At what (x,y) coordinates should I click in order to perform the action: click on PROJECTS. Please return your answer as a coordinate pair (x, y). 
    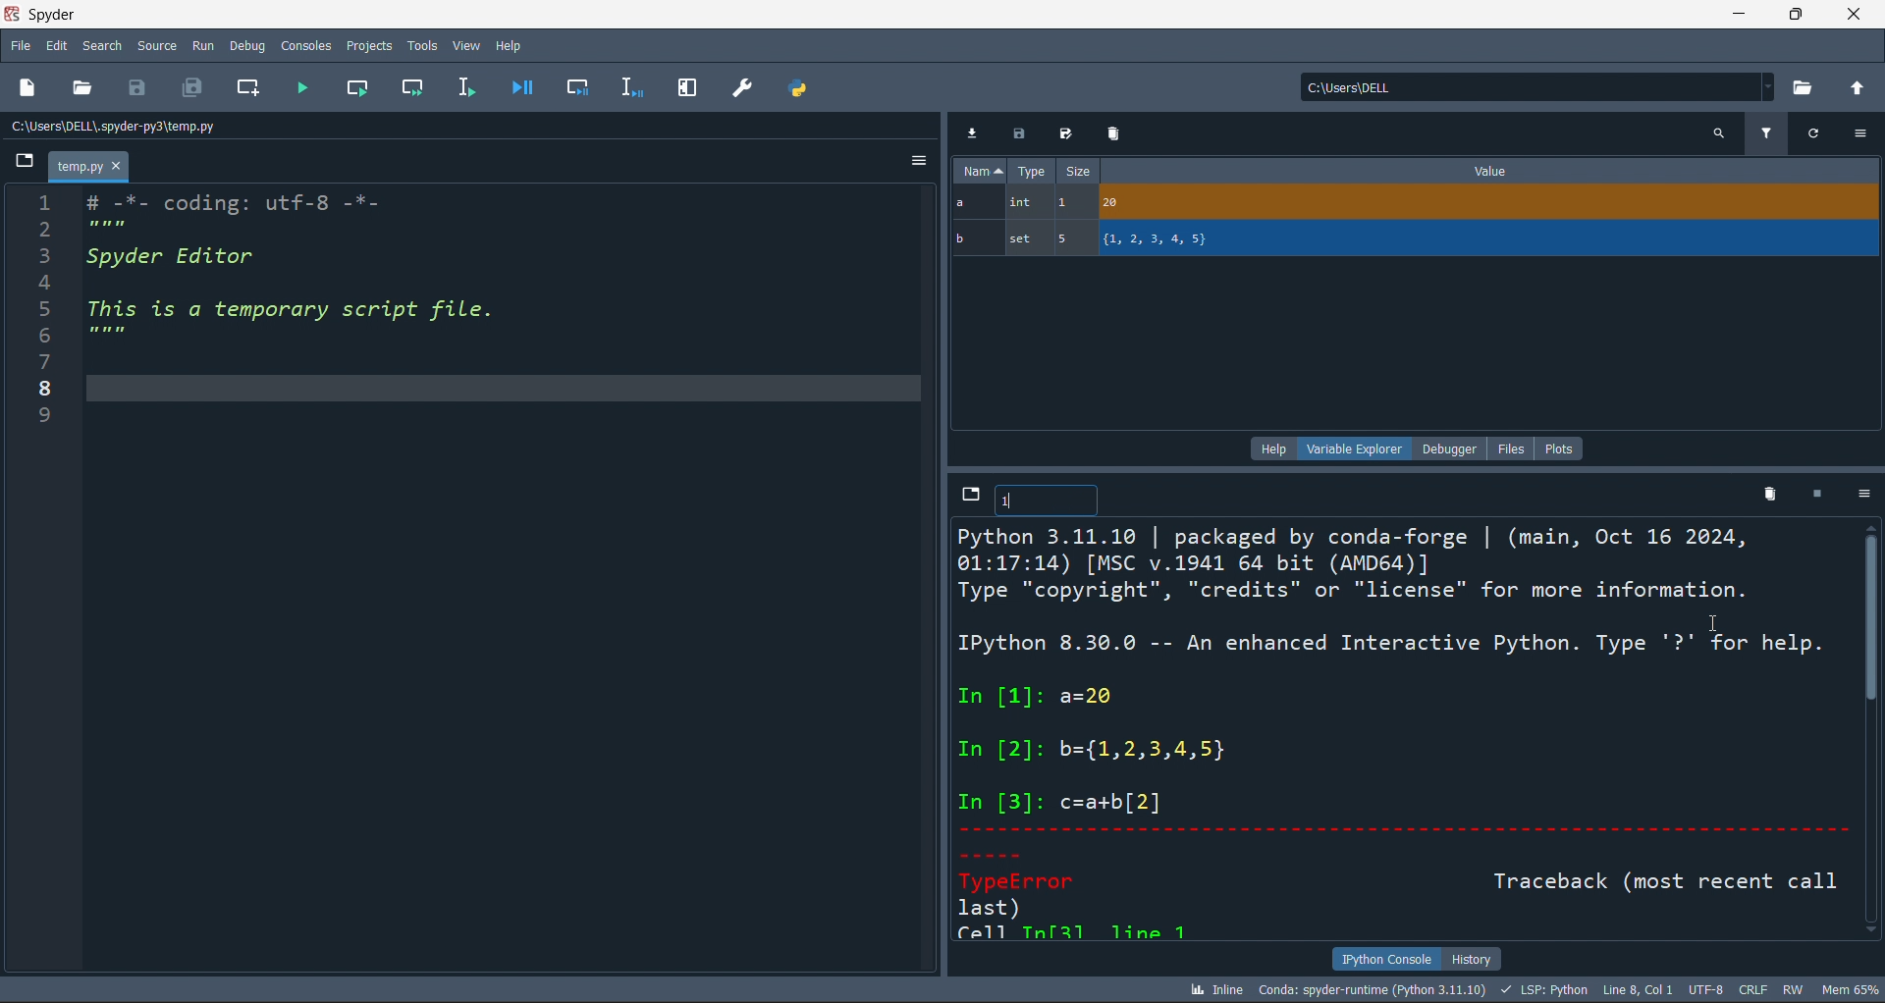
    Looking at the image, I should click on (369, 45).